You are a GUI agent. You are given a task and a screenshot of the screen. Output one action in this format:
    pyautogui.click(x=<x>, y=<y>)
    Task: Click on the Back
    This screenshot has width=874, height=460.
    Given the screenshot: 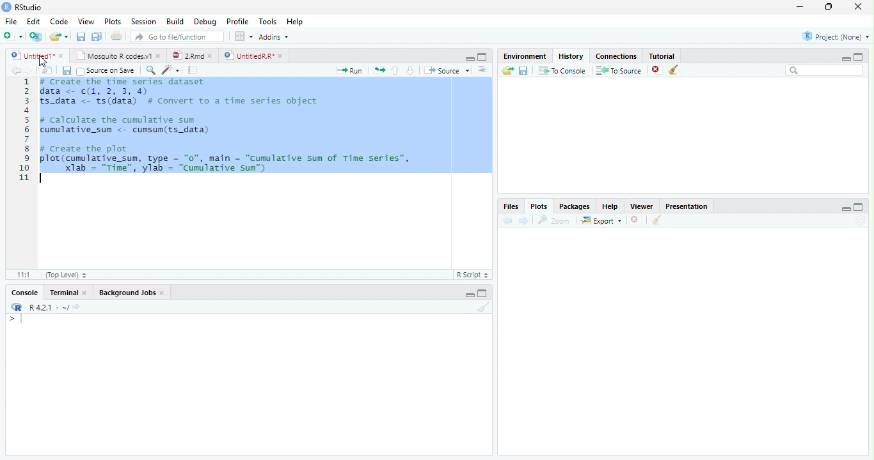 What is the action you would take?
    pyautogui.click(x=15, y=71)
    